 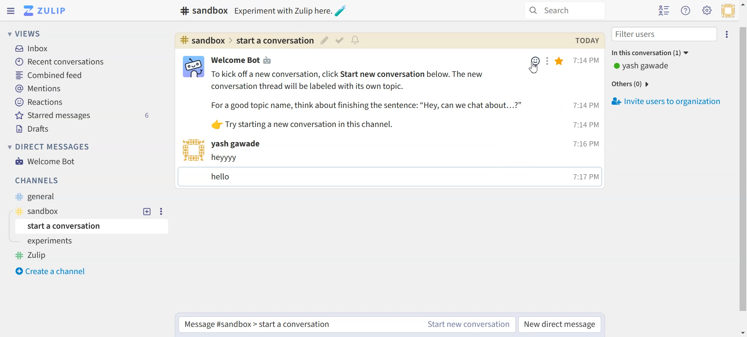 What do you see at coordinates (469, 324) in the screenshot?
I see `Start new conversation` at bounding box center [469, 324].